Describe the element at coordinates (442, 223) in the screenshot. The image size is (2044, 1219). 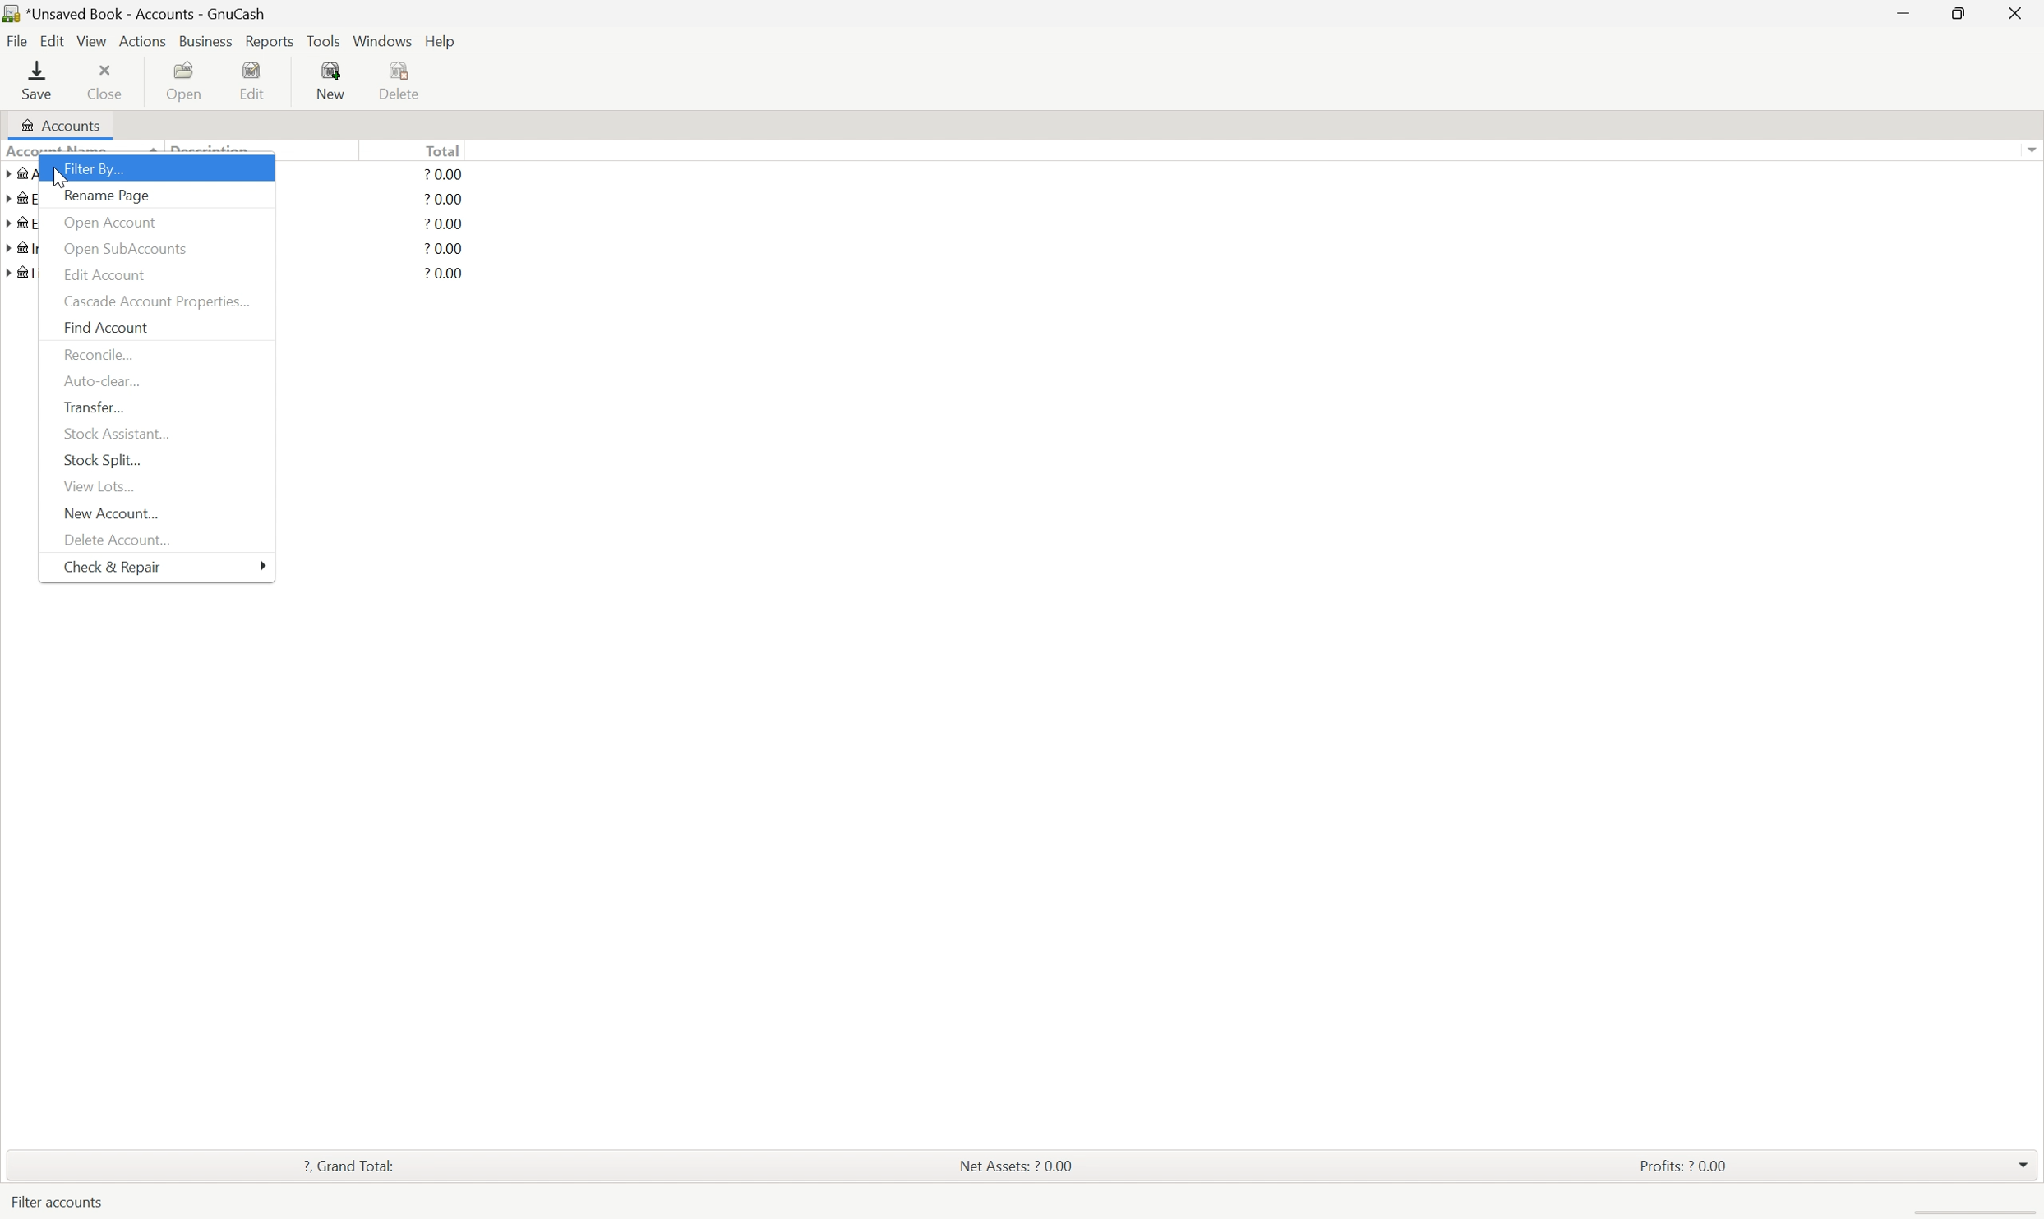
I see `? 0.00` at that location.